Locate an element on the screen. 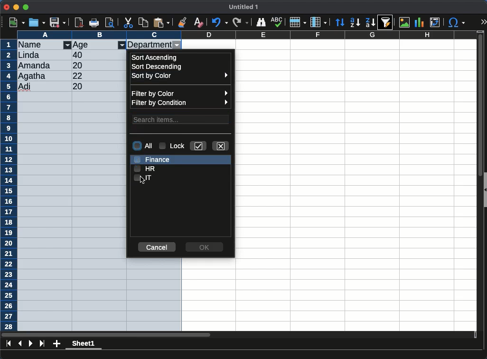  page preview is located at coordinates (112, 22).